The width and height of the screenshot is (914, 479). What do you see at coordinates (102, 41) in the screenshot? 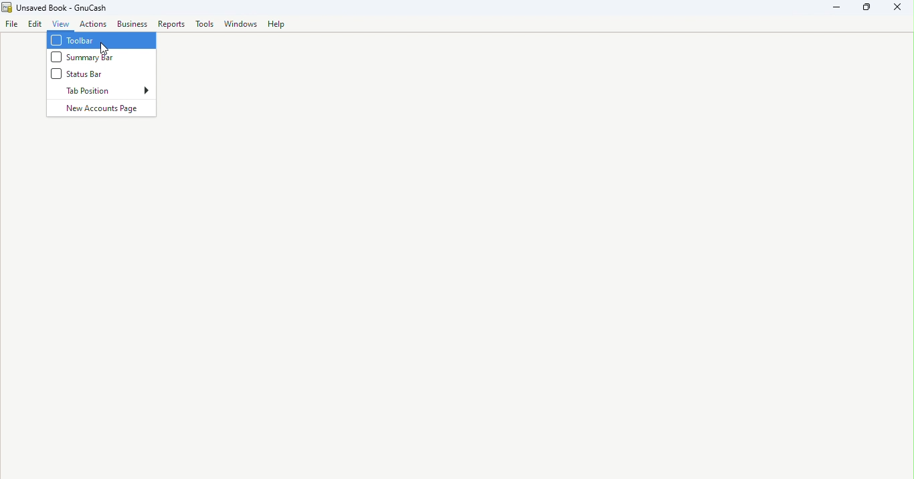
I see `Toolbar` at bounding box center [102, 41].